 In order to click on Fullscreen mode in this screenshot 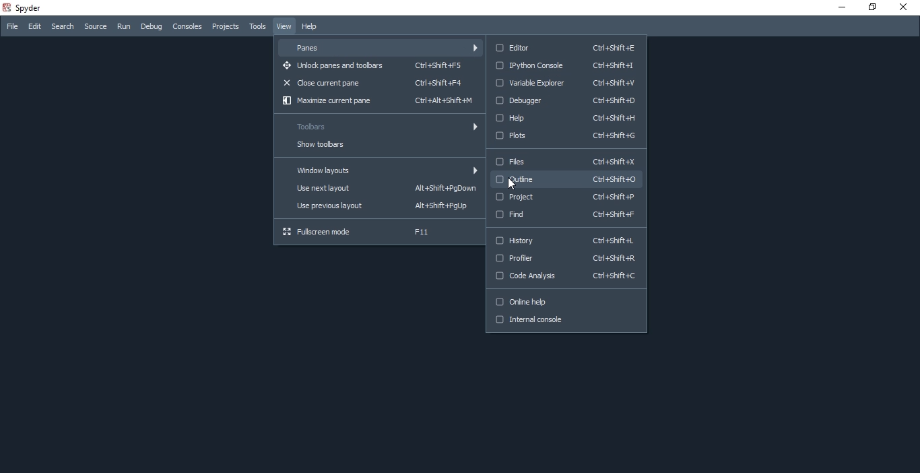, I will do `click(379, 232)`.